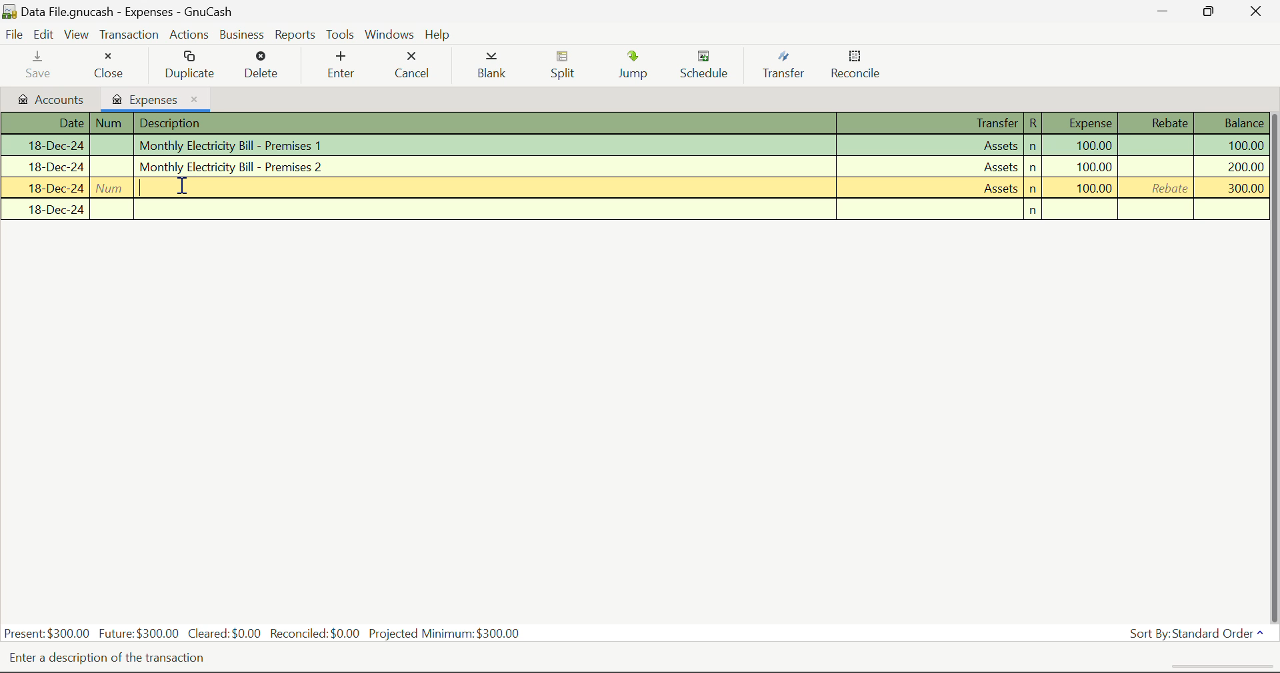  Describe the element at coordinates (861, 67) in the screenshot. I see `Reconcile` at that location.